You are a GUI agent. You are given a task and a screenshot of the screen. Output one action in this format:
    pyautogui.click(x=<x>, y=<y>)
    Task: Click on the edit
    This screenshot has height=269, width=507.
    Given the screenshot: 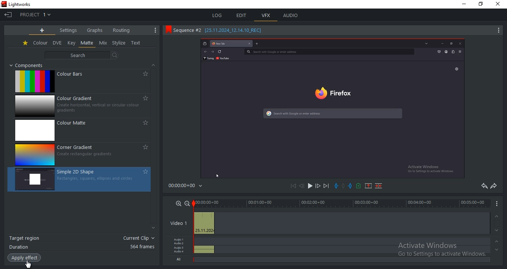 What is the action you would take?
    pyautogui.click(x=242, y=15)
    